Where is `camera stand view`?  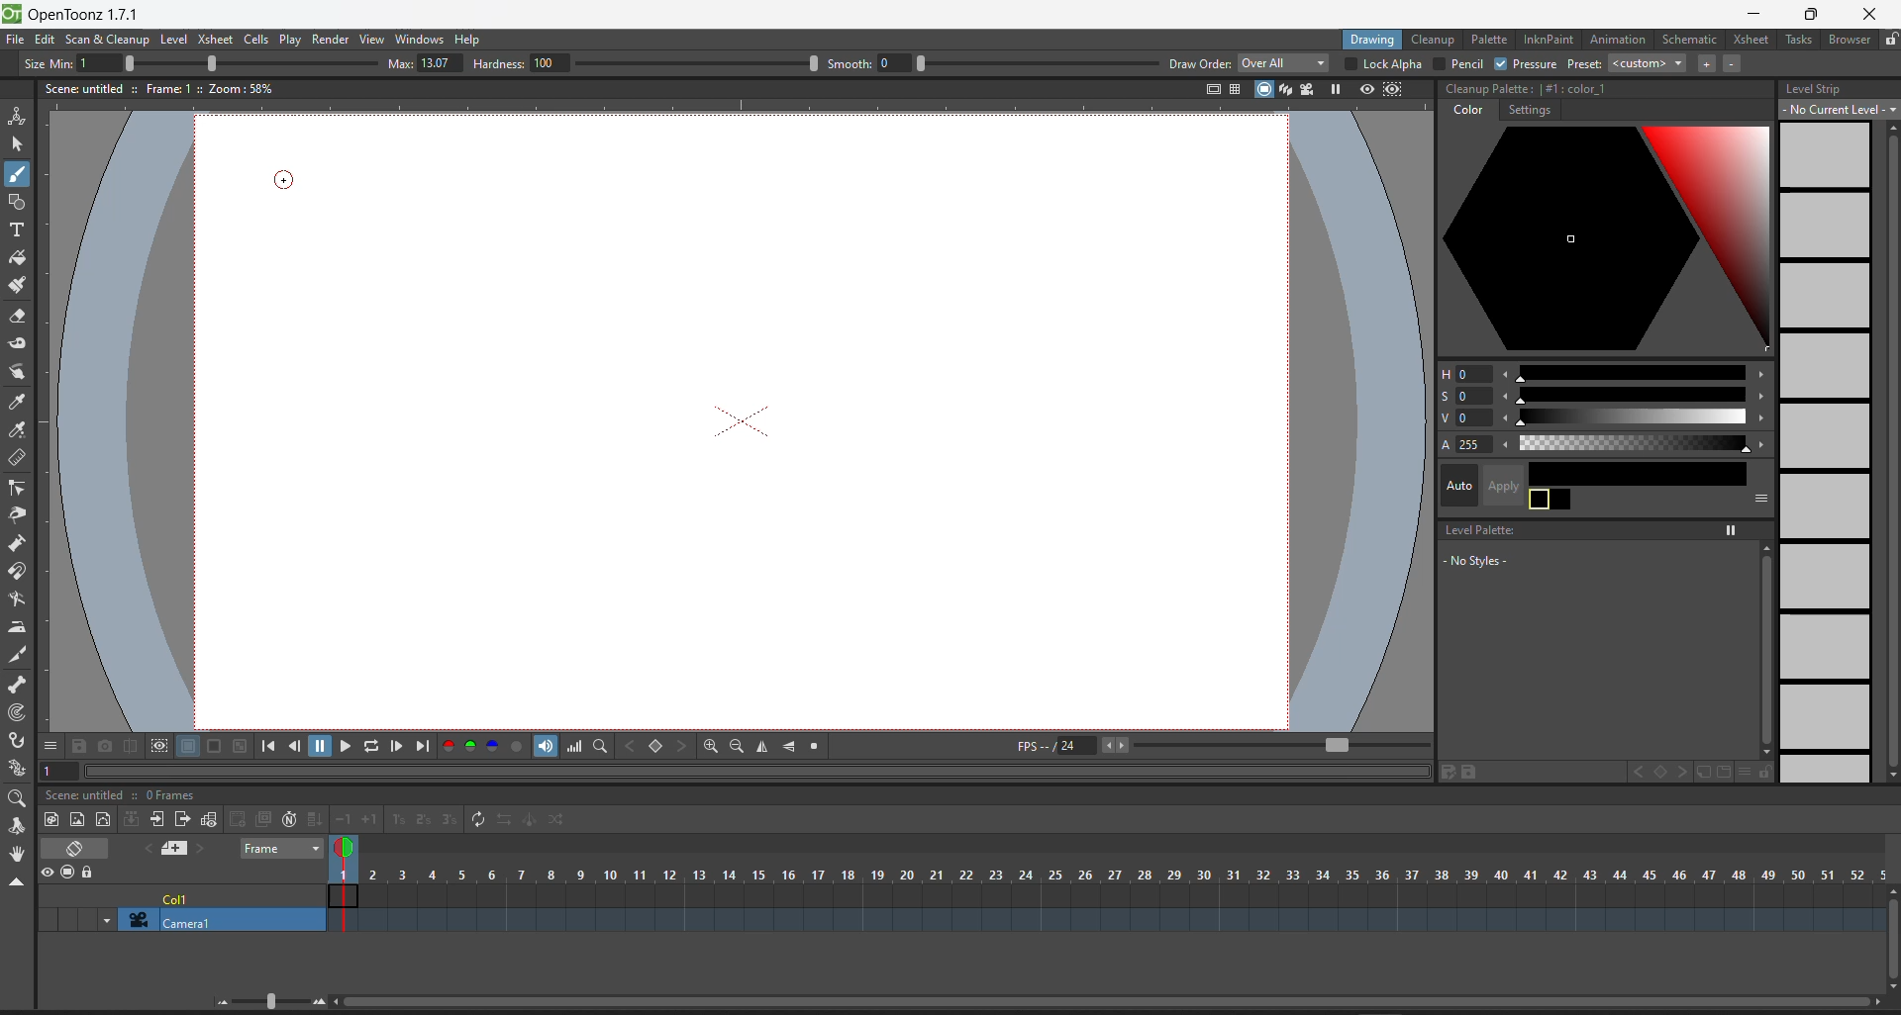
camera stand view is located at coordinates (1257, 88).